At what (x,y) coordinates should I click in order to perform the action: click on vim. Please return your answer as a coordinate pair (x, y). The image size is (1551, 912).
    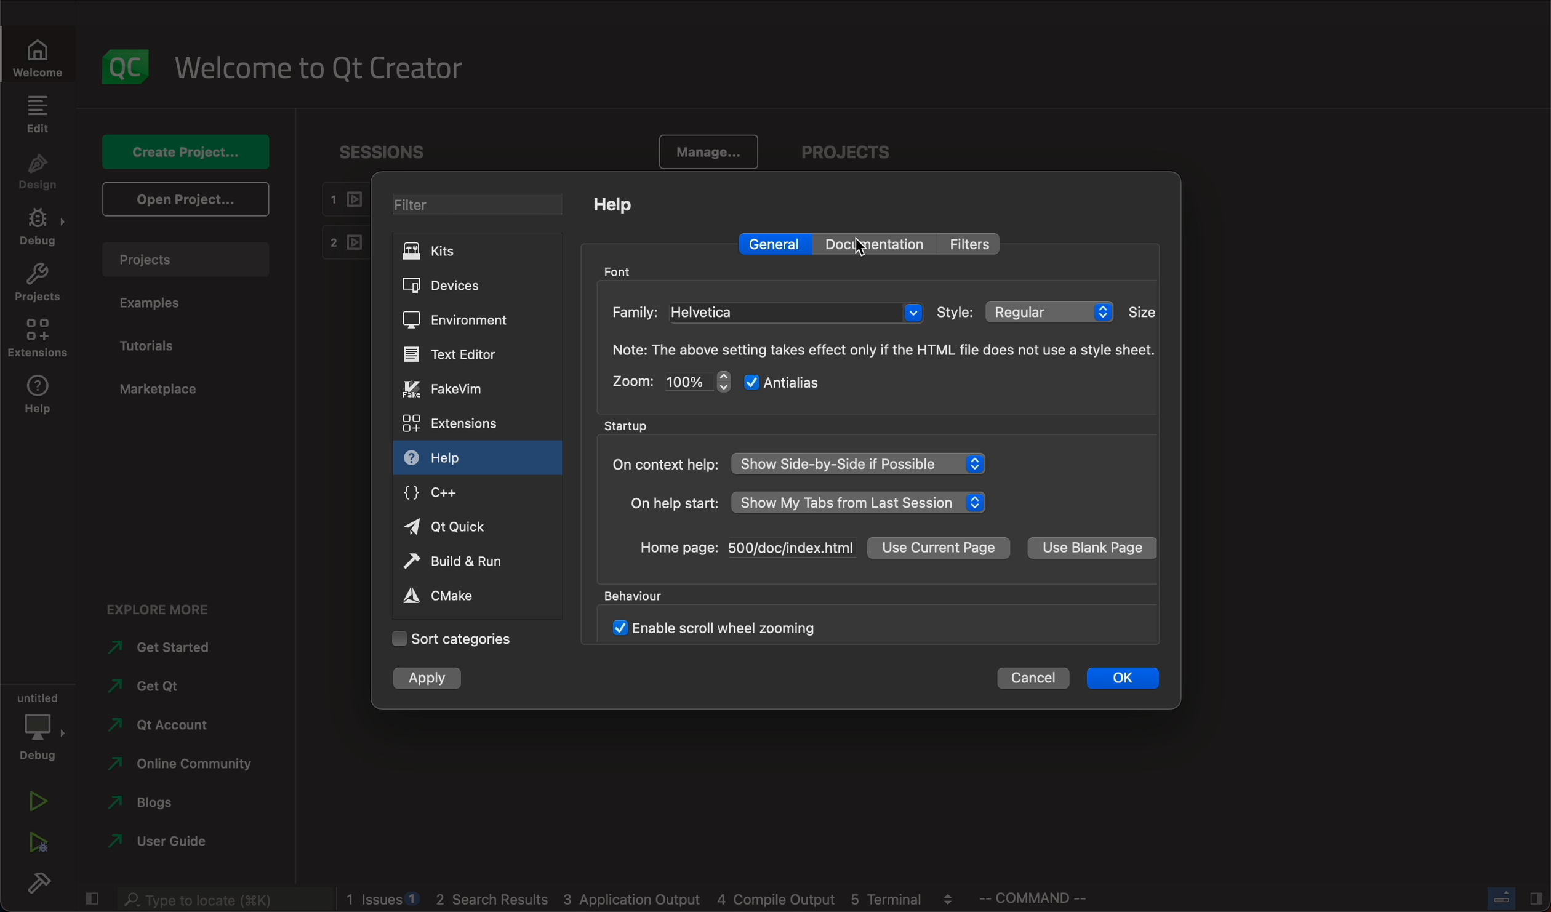
    Looking at the image, I should click on (458, 388).